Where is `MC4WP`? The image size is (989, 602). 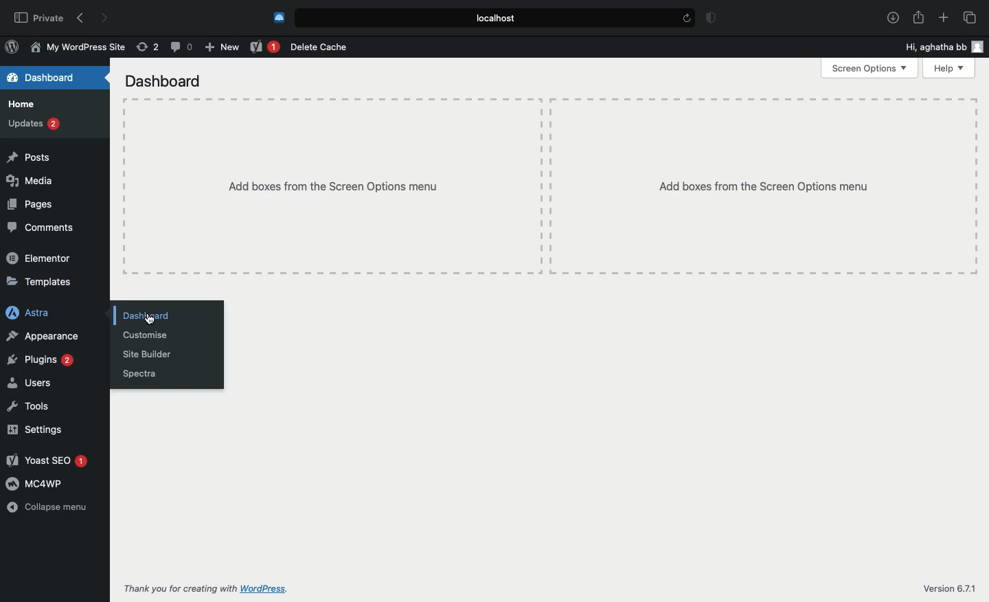 MC4WP is located at coordinates (39, 482).